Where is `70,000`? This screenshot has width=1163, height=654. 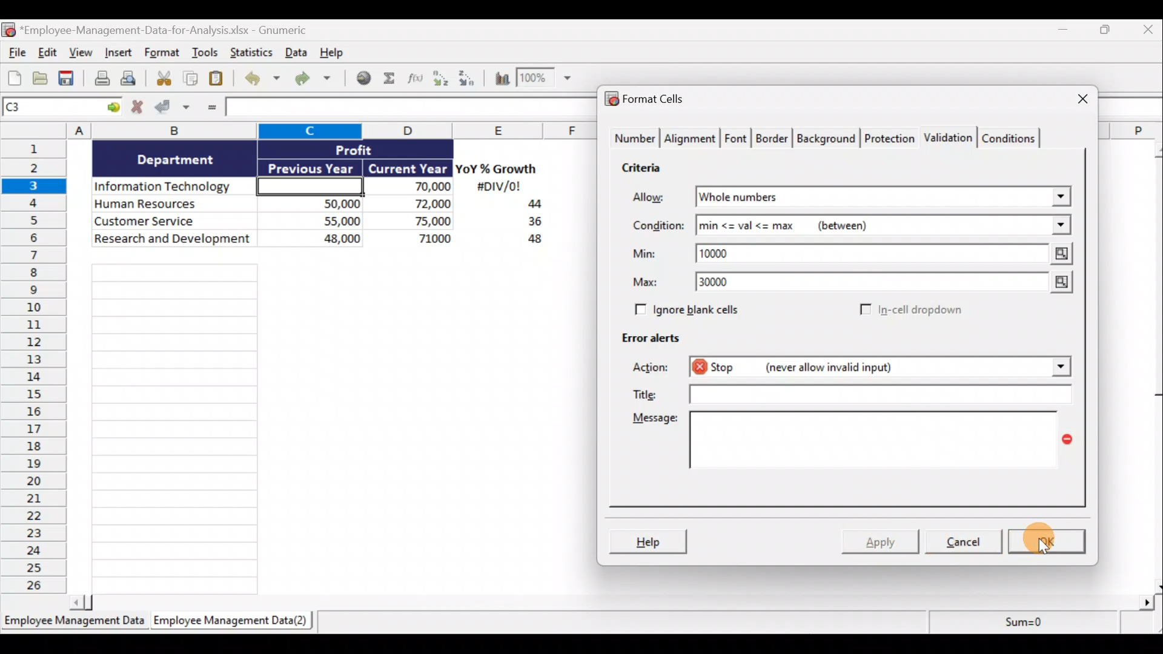 70,000 is located at coordinates (414, 187).